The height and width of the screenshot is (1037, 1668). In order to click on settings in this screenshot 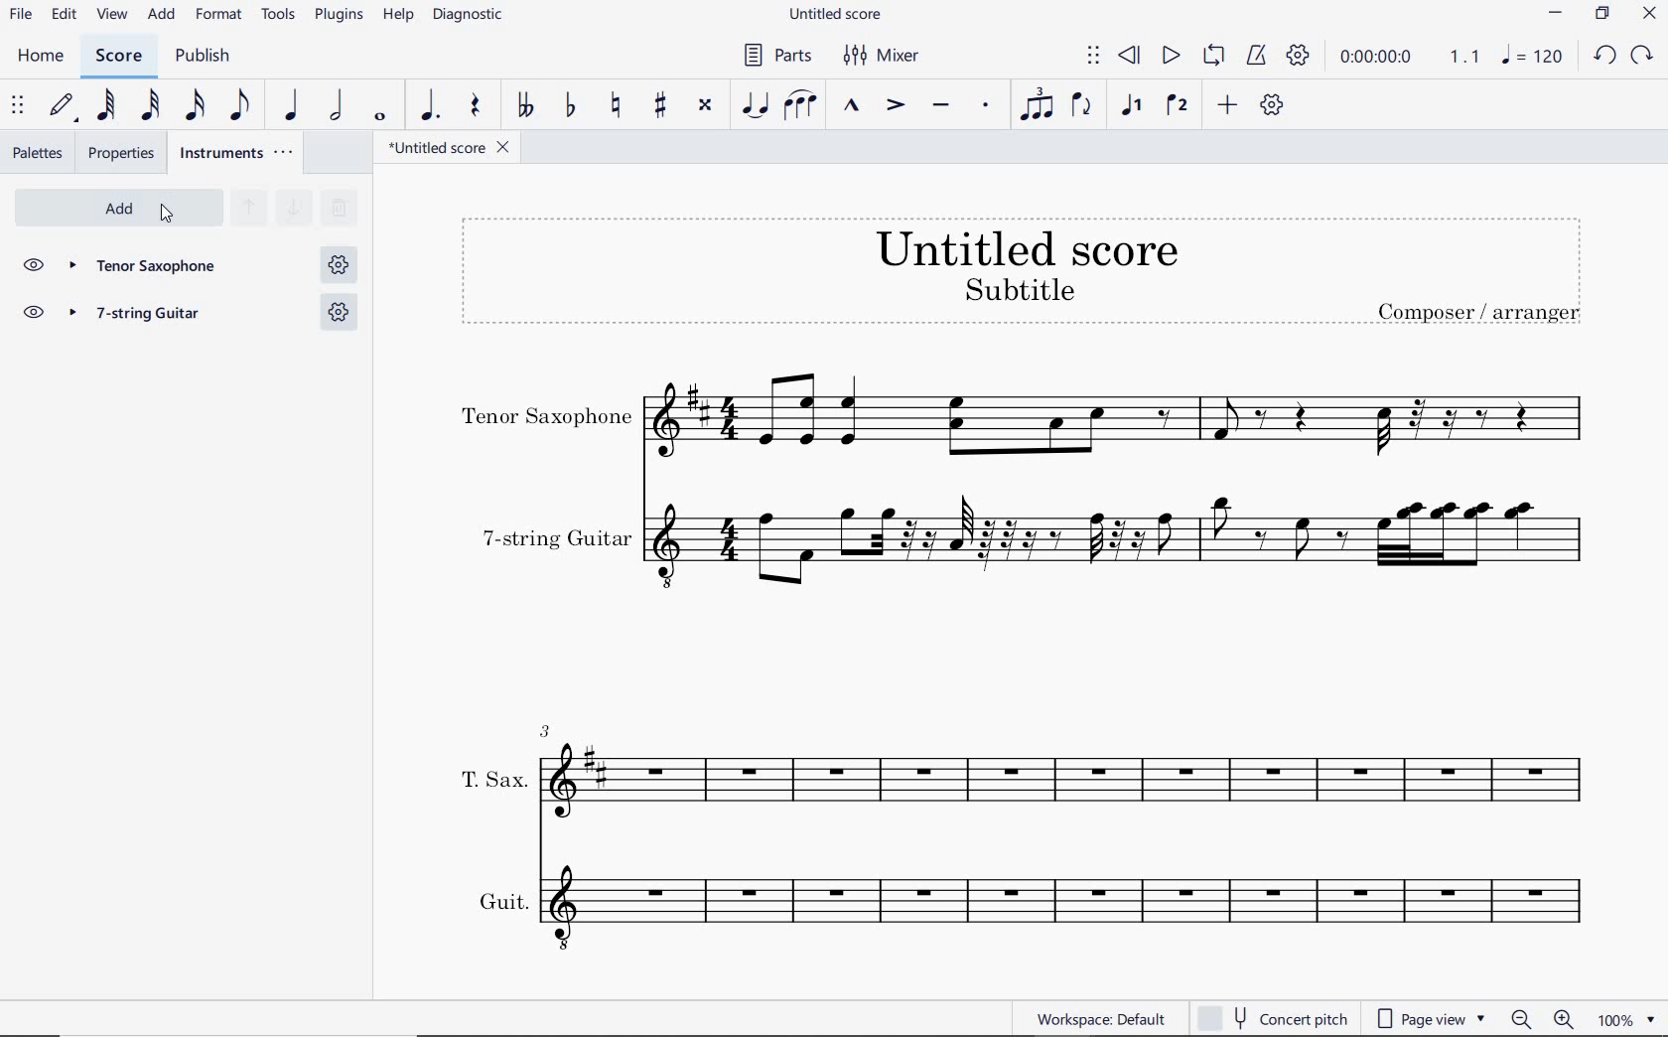, I will do `click(338, 313)`.